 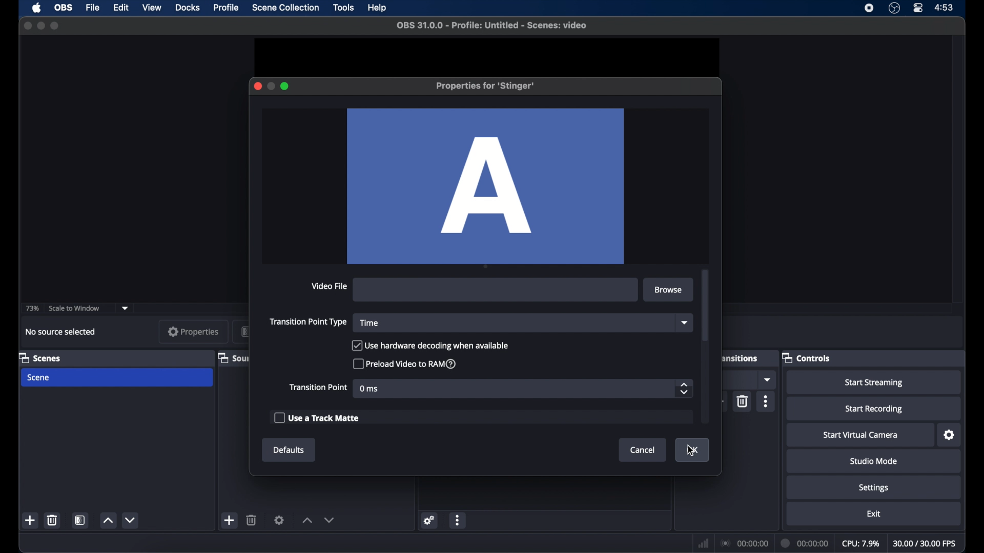 What do you see at coordinates (27, 26) in the screenshot?
I see `close` at bounding box center [27, 26].